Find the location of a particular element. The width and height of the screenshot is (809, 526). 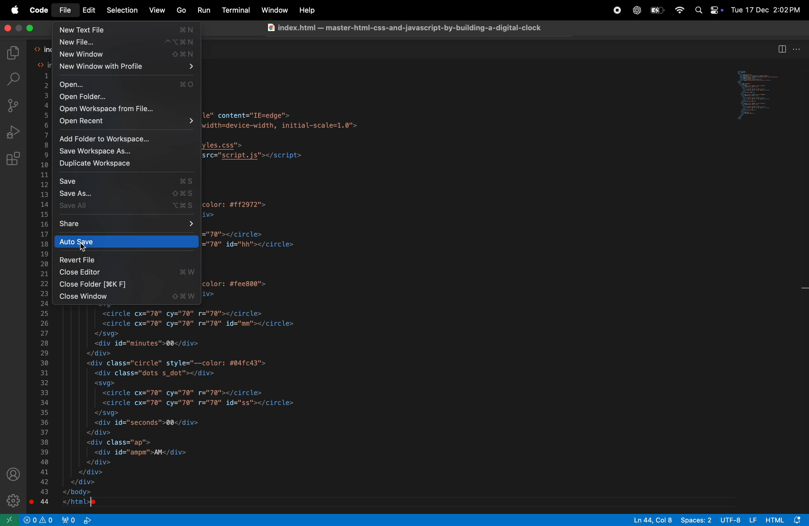

open workspace from file is located at coordinates (126, 109).